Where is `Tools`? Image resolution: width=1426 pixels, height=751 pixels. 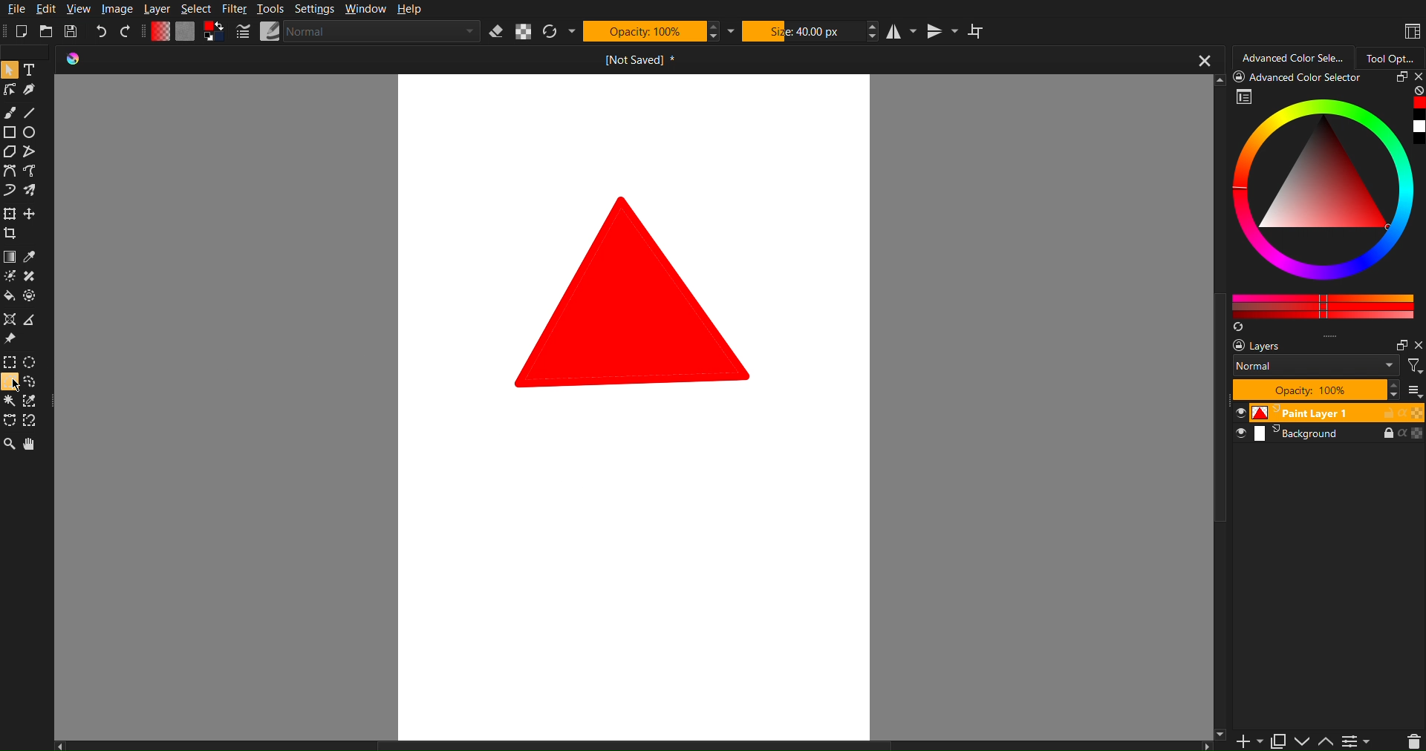
Tools is located at coordinates (270, 10).